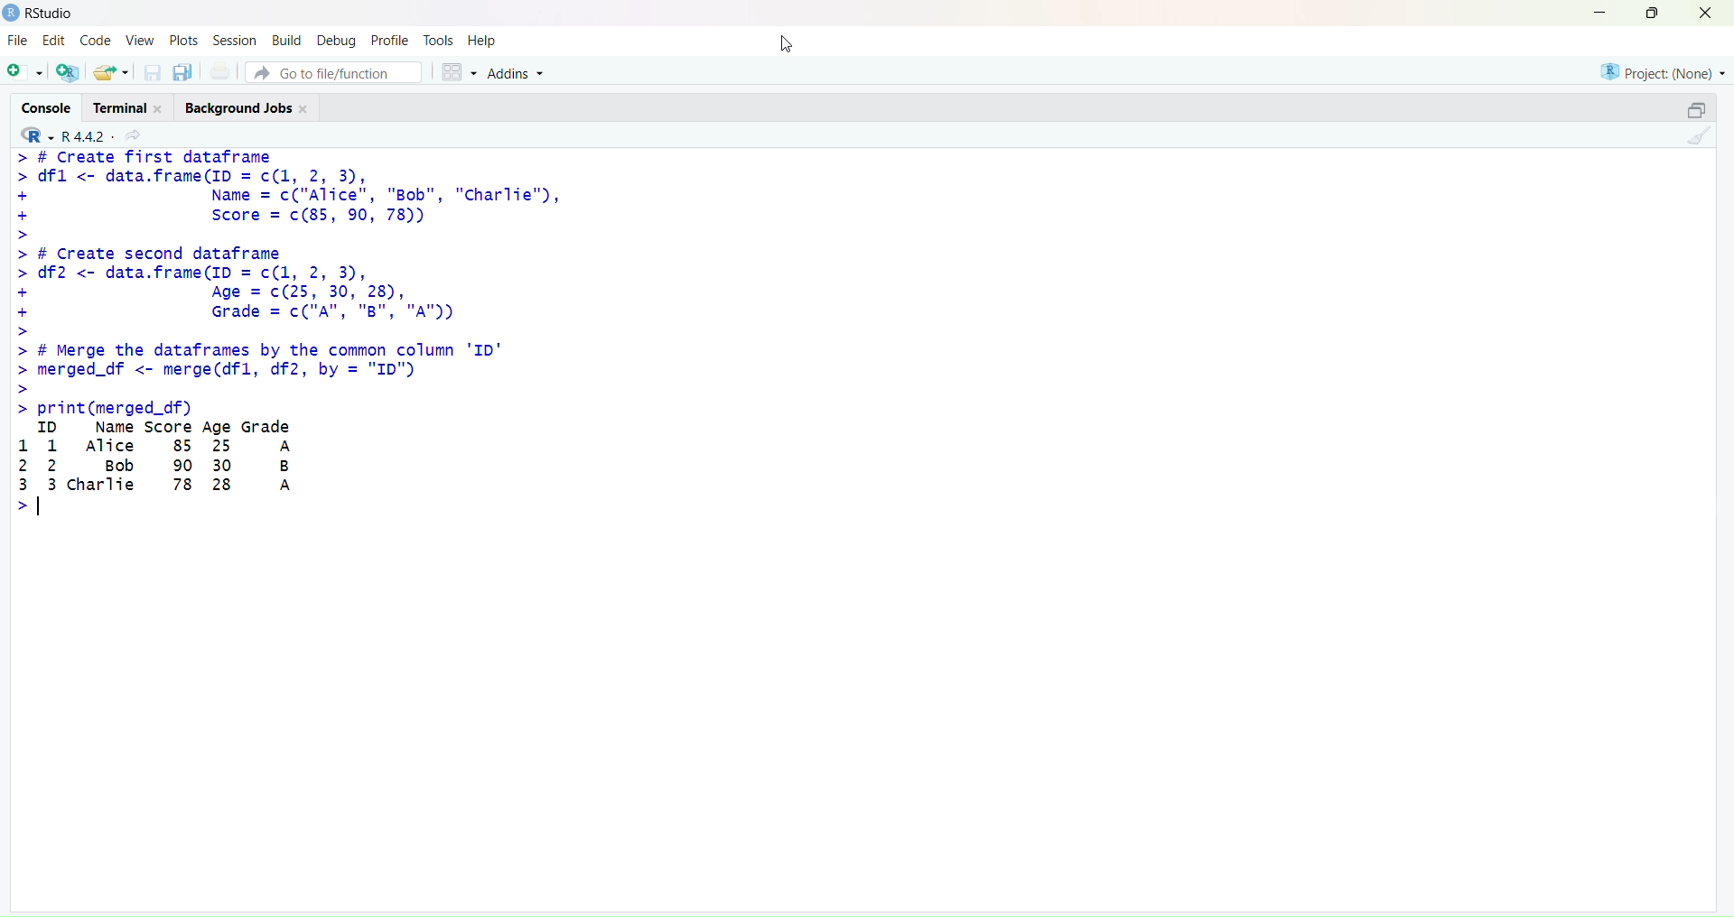  What do you see at coordinates (54, 40) in the screenshot?
I see `Edit` at bounding box center [54, 40].